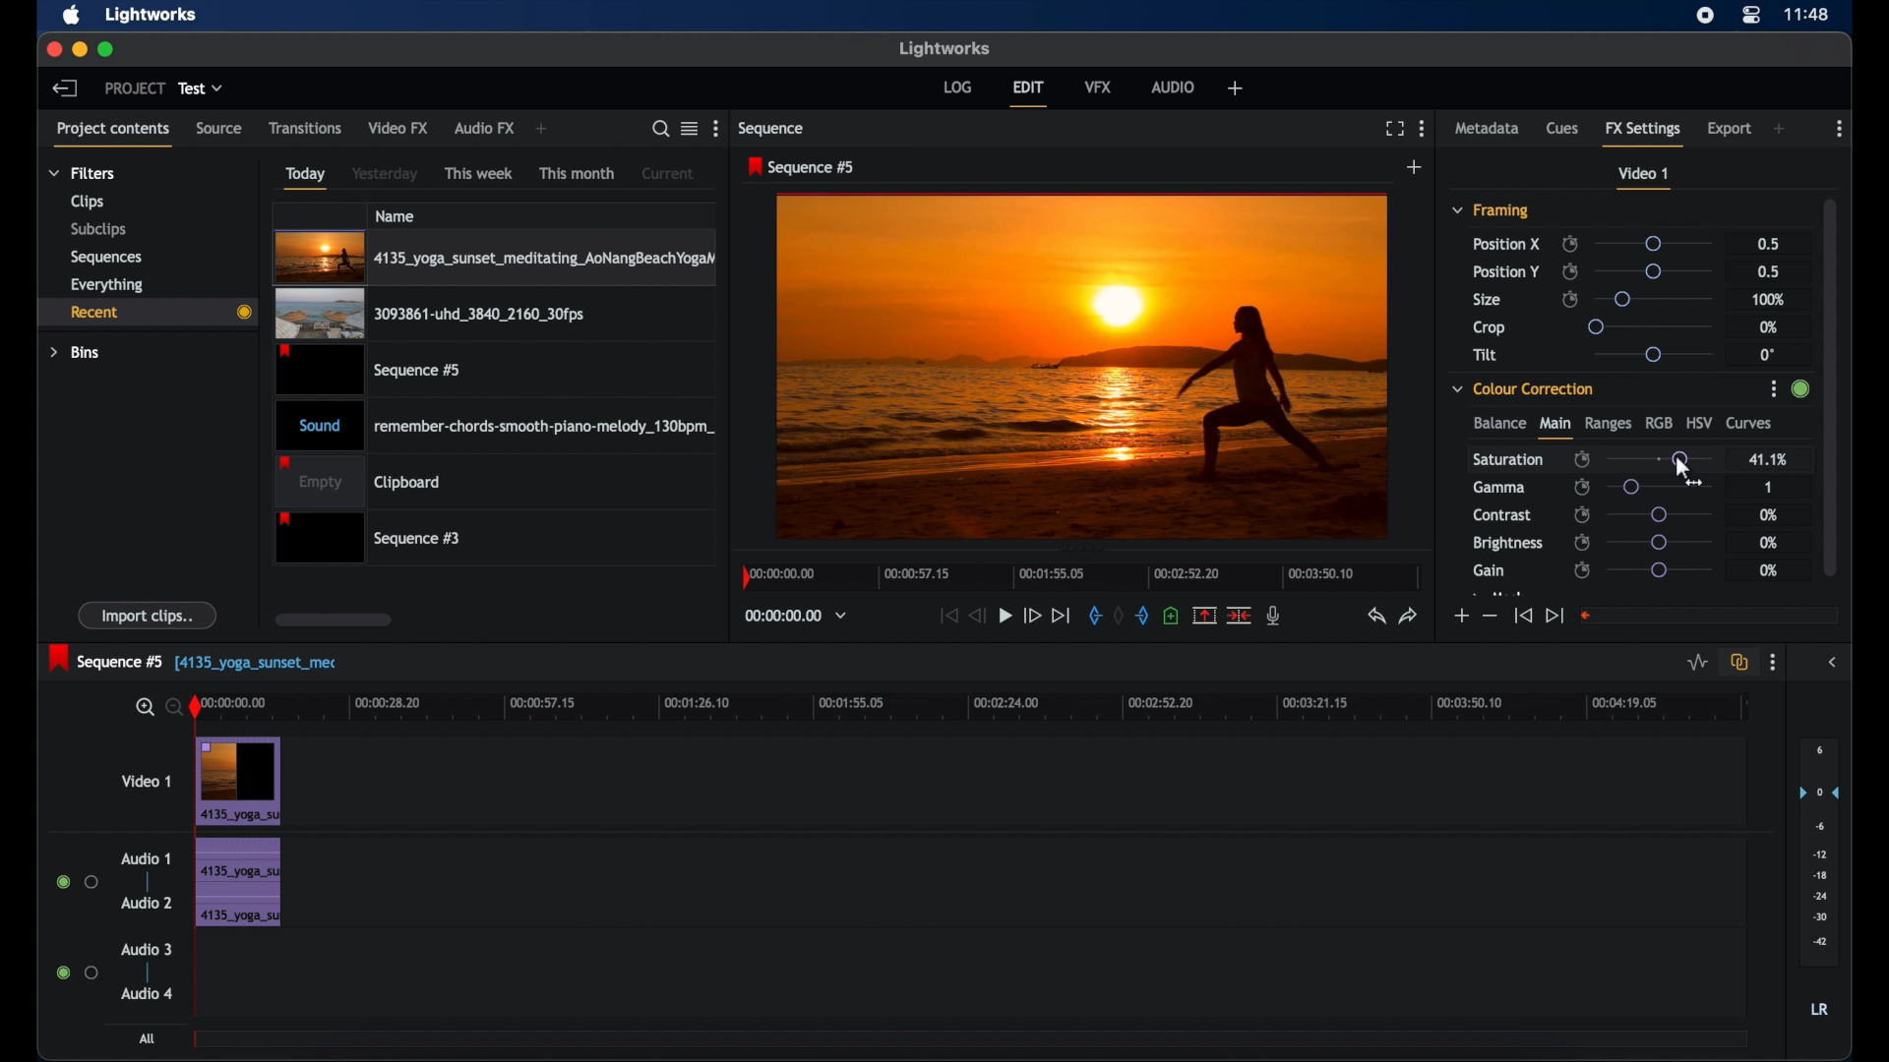  Describe the element at coordinates (371, 370) in the screenshot. I see `video clip` at that location.